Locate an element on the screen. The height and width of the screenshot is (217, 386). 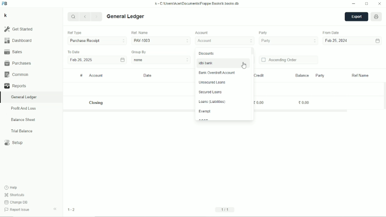
Party is located at coordinates (263, 33).